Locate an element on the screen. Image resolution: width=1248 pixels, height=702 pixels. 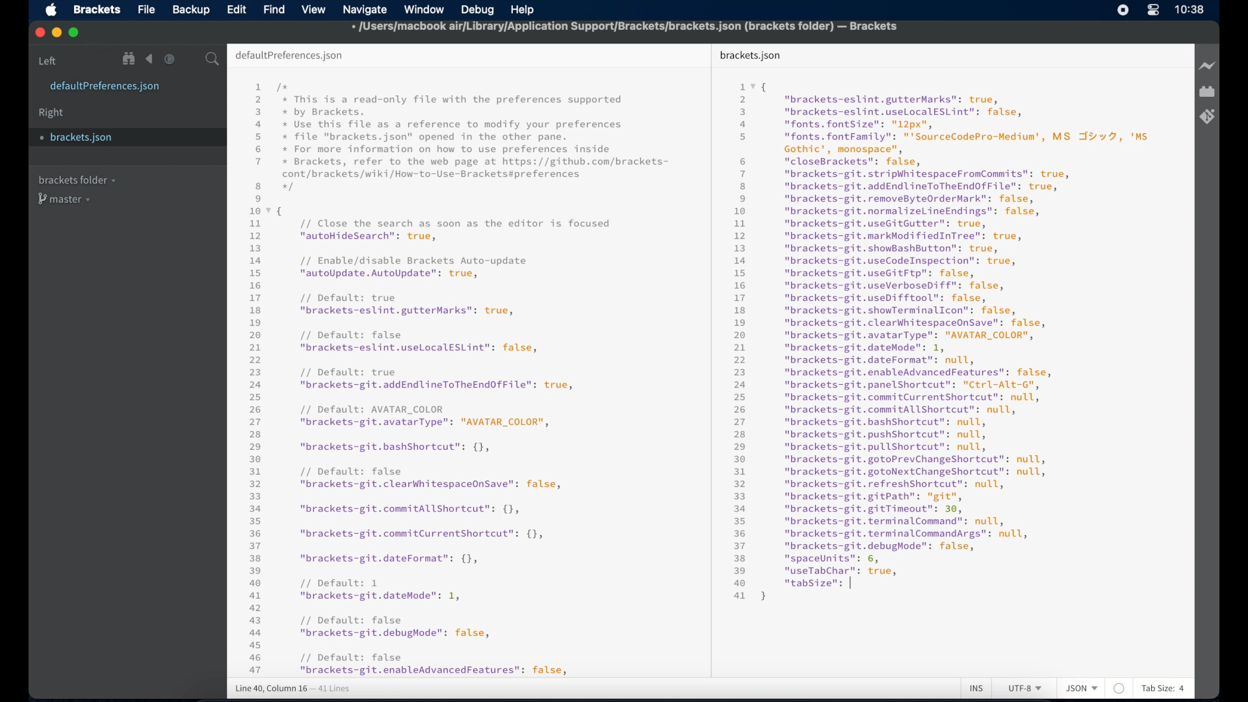
window is located at coordinates (424, 10).